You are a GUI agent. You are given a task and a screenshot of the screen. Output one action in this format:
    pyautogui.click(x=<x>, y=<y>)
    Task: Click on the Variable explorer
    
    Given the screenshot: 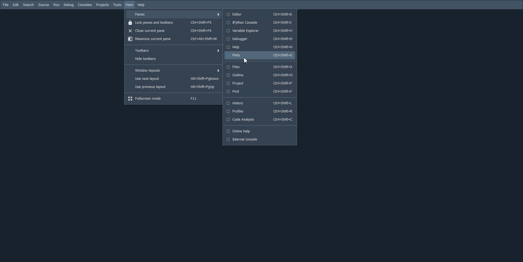 What is the action you would take?
    pyautogui.click(x=260, y=31)
    